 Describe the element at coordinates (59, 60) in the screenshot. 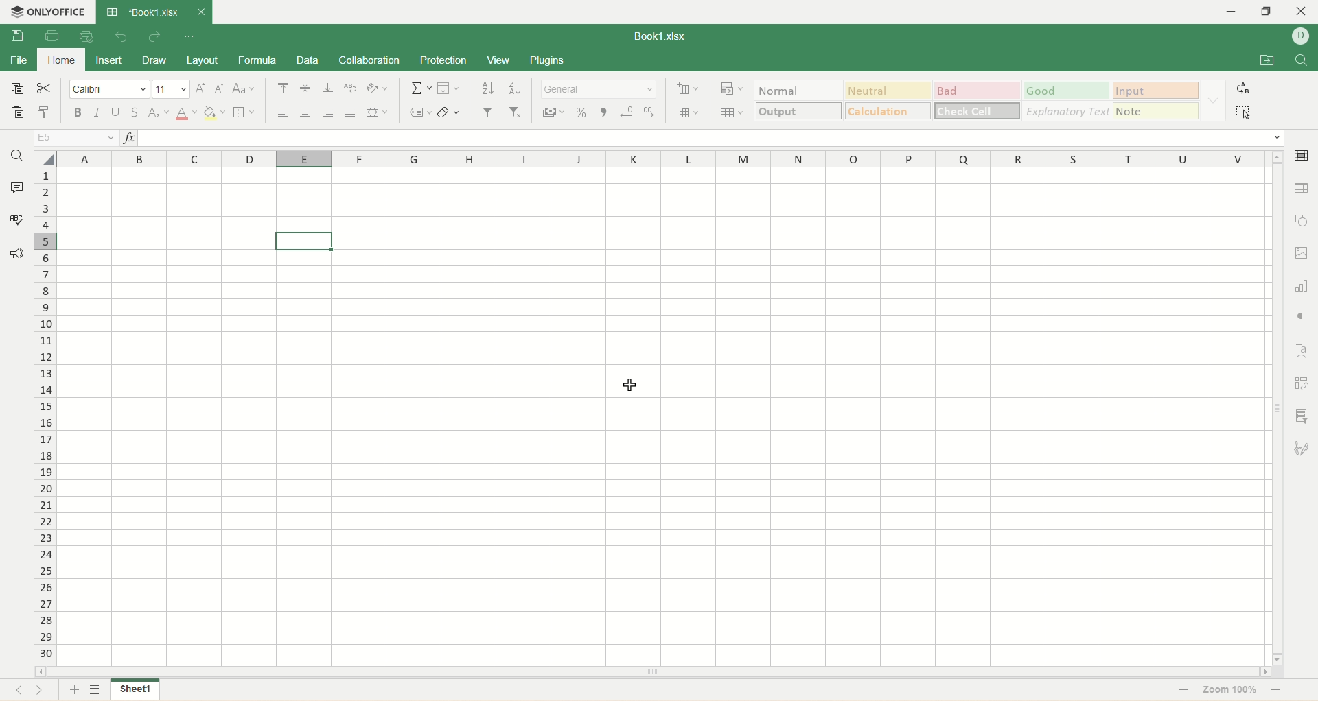

I see `home` at that location.